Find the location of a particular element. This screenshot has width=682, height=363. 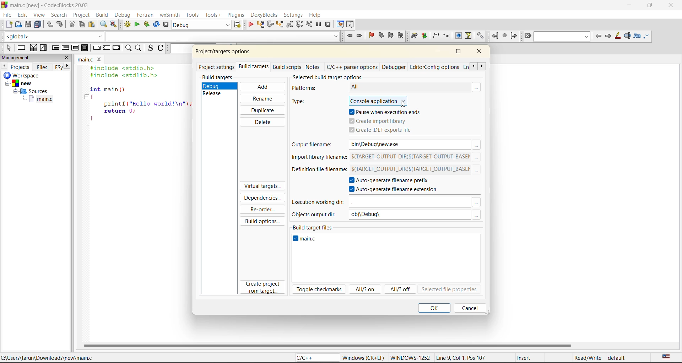

debug is located at coordinates (219, 86).